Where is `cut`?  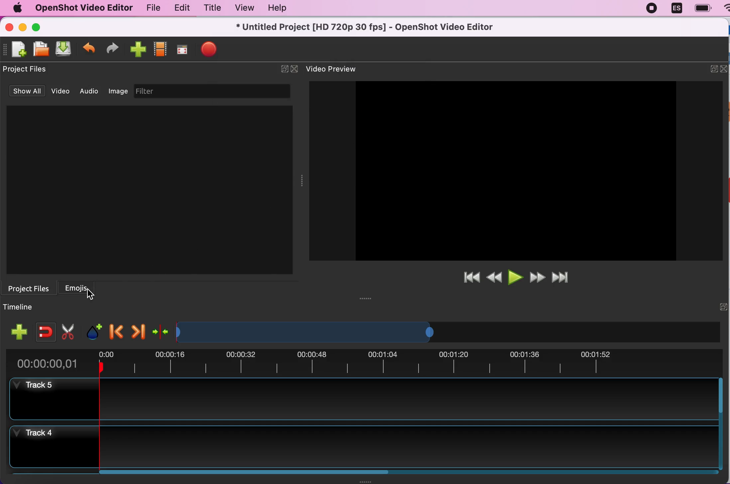
cut is located at coordinates (68, 331).